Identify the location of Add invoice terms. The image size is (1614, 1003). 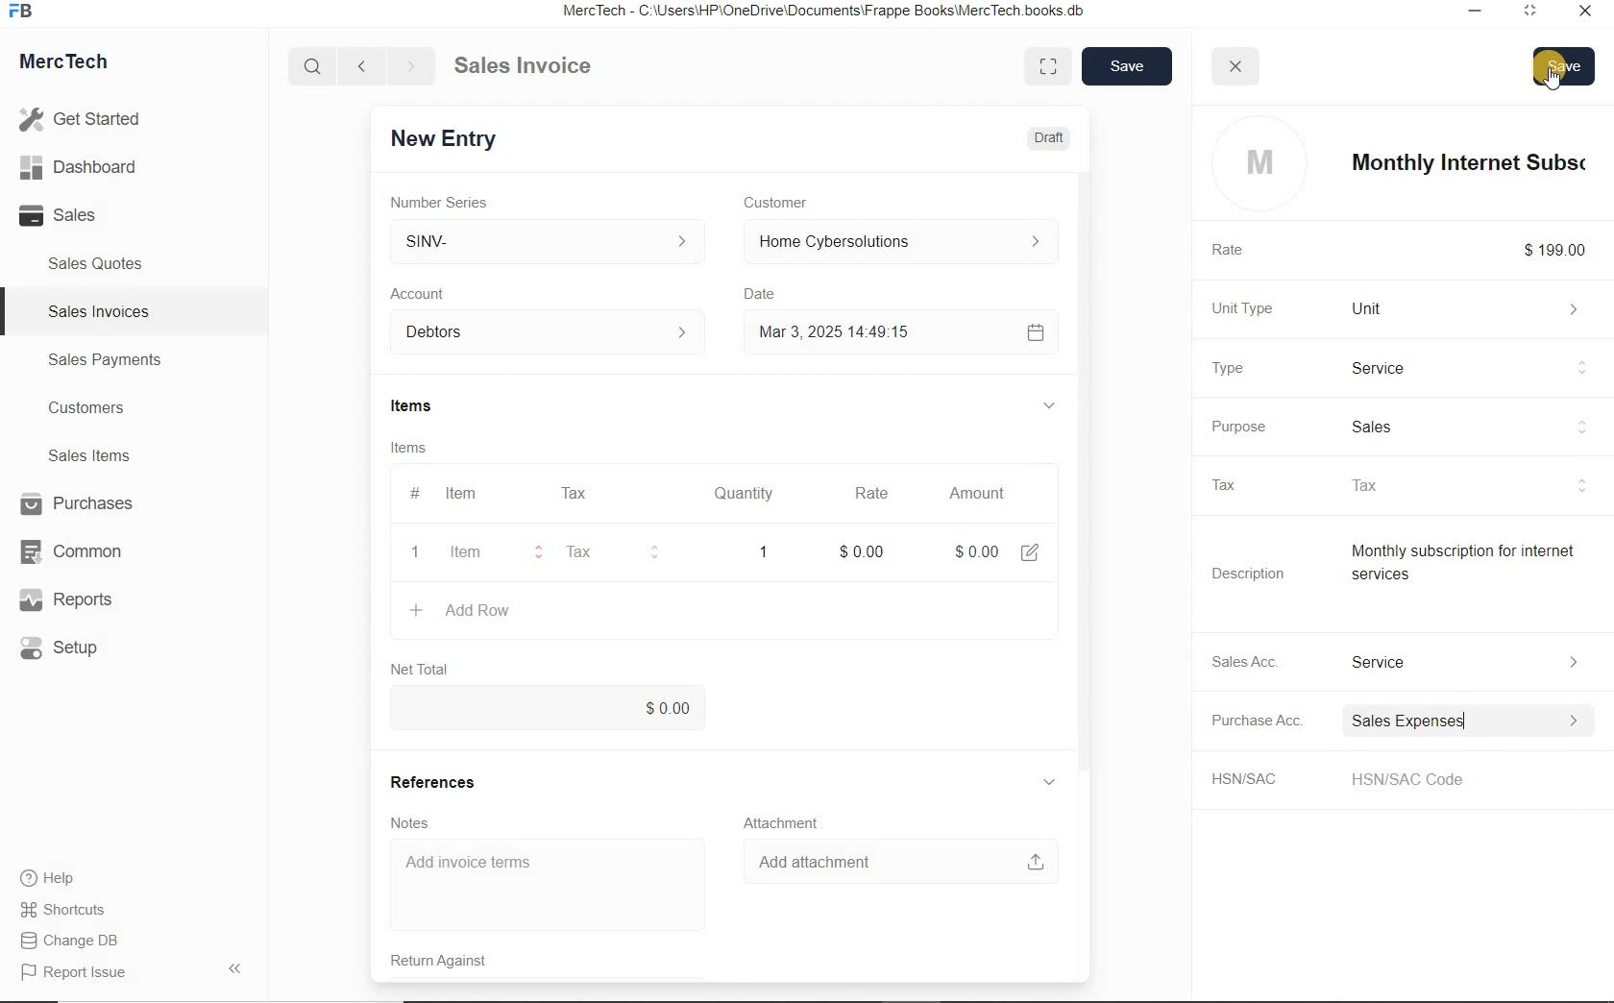
(548, 885).